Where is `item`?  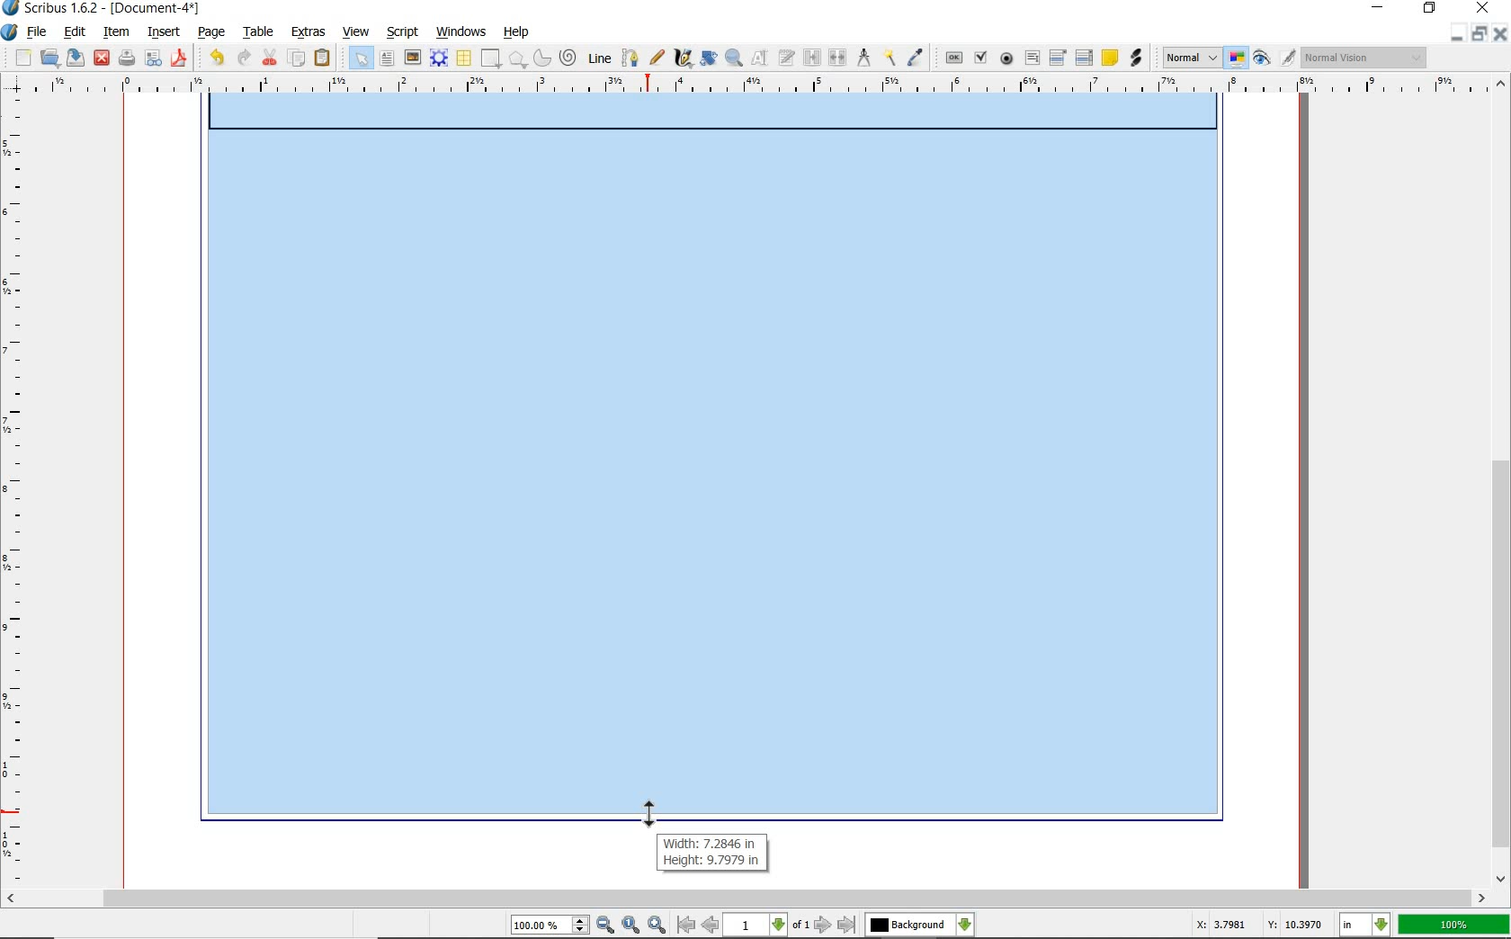 item is located at coordinates (115, 31).